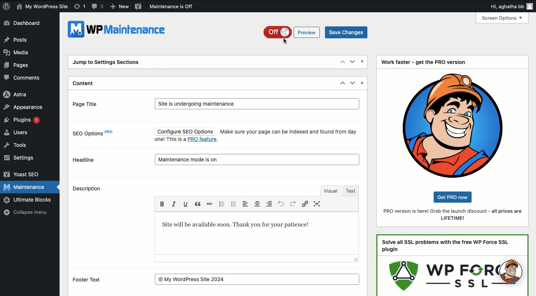 This screenshot has width=536, height=296. What do you see at coordinates (233, 205) in the screenshot?
I see `Numbered bullet` at bounding box center [233, 205].